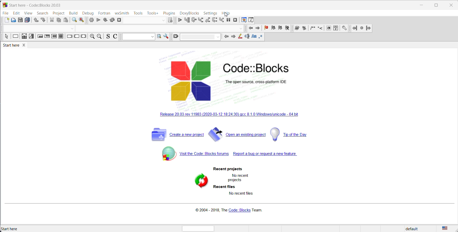 This screenshot has height=232, width=458. Describe the element at coordinates (267, 155) in the screenshot. I see `report a bug` at that location.